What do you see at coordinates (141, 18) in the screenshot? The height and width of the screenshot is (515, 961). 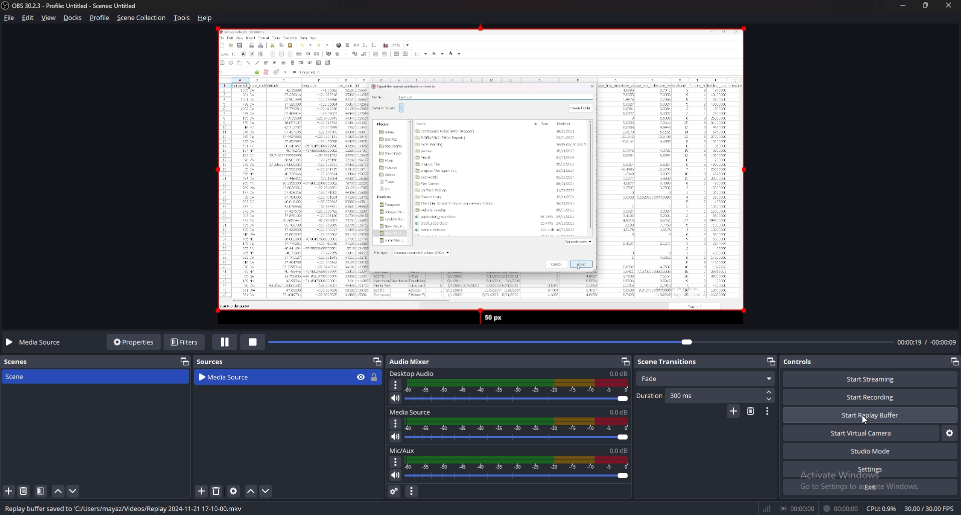 I see `scene collection` at bounding box center [141, 18].